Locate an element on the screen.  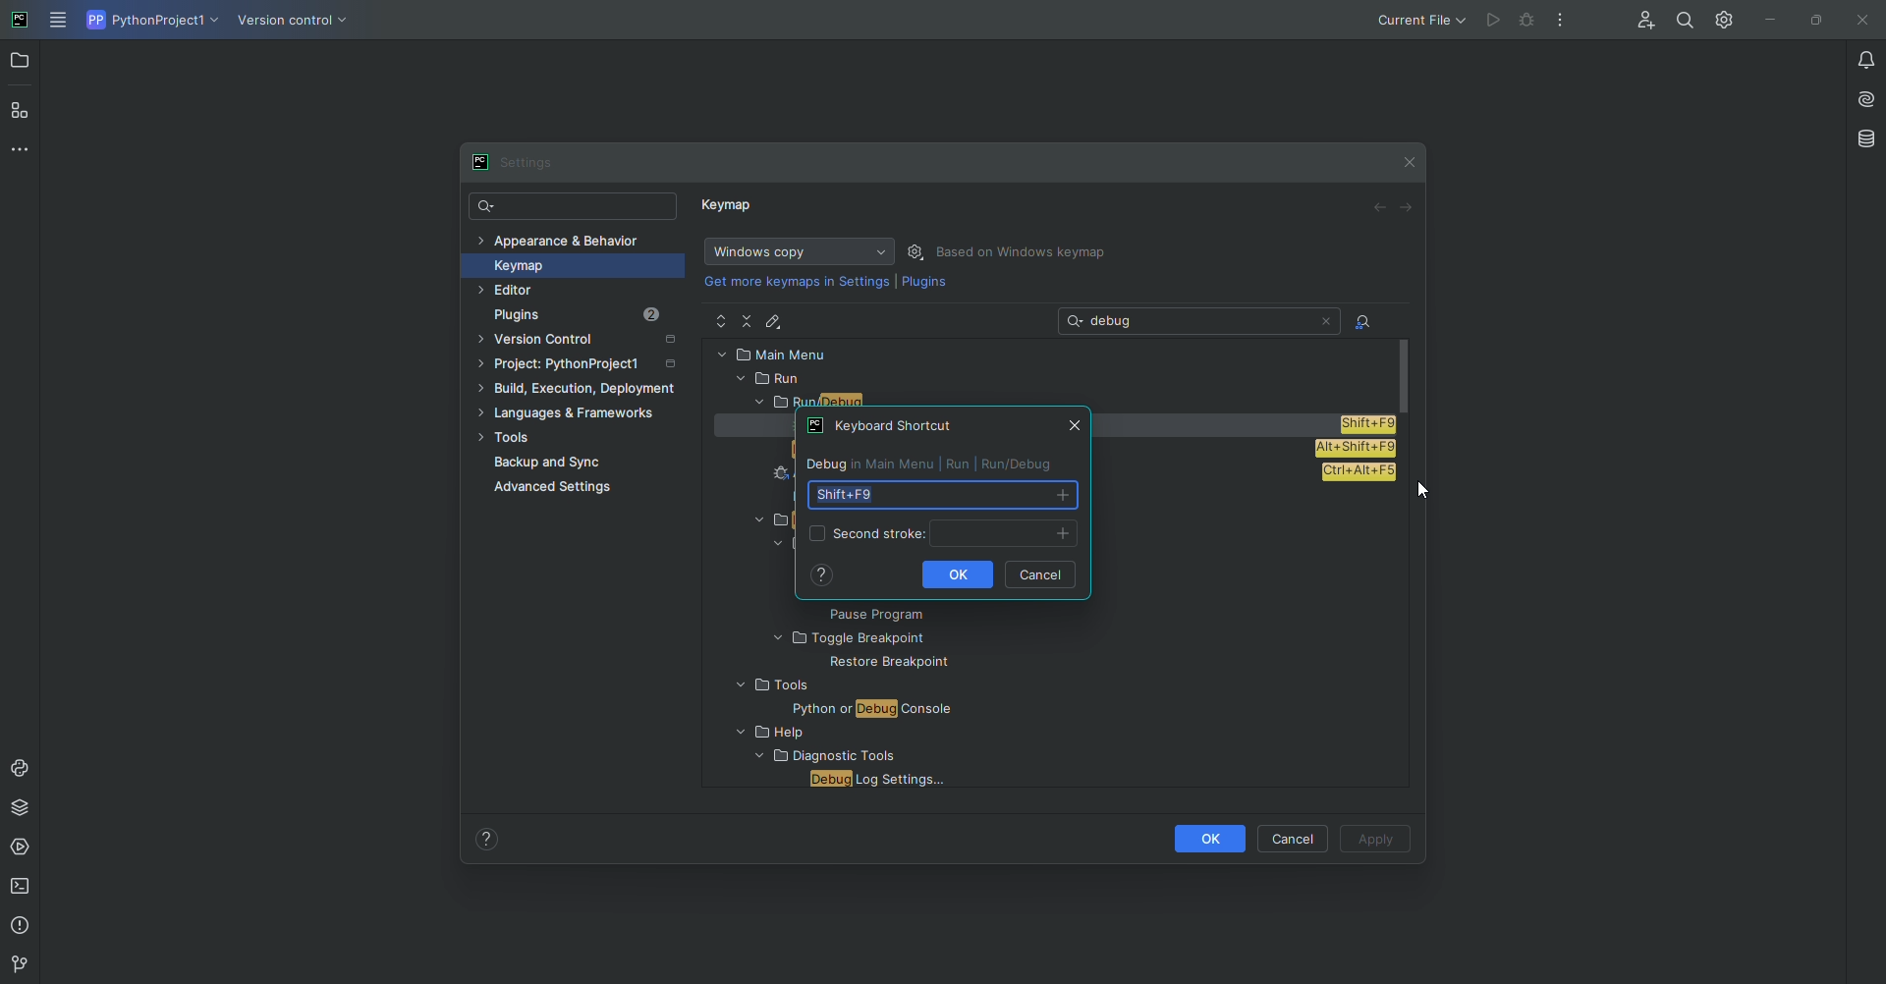
shortcut is located at coordinates (1354, 449).